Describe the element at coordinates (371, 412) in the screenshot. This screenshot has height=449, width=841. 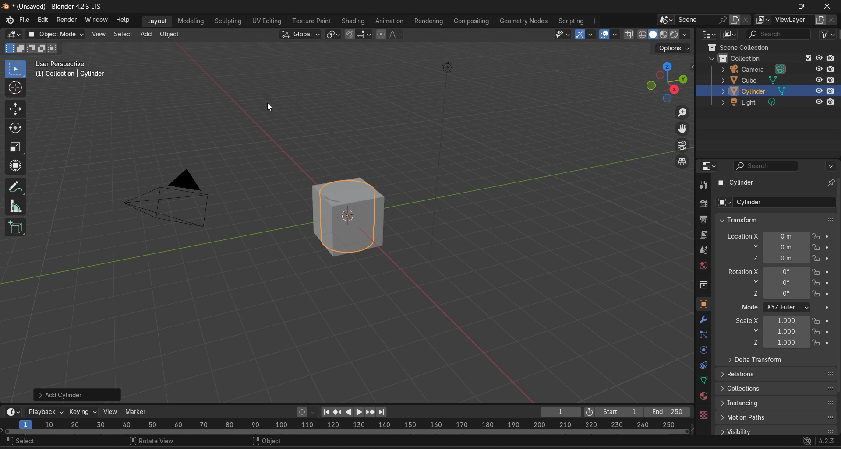
I see `jump to keyframe` at that location.